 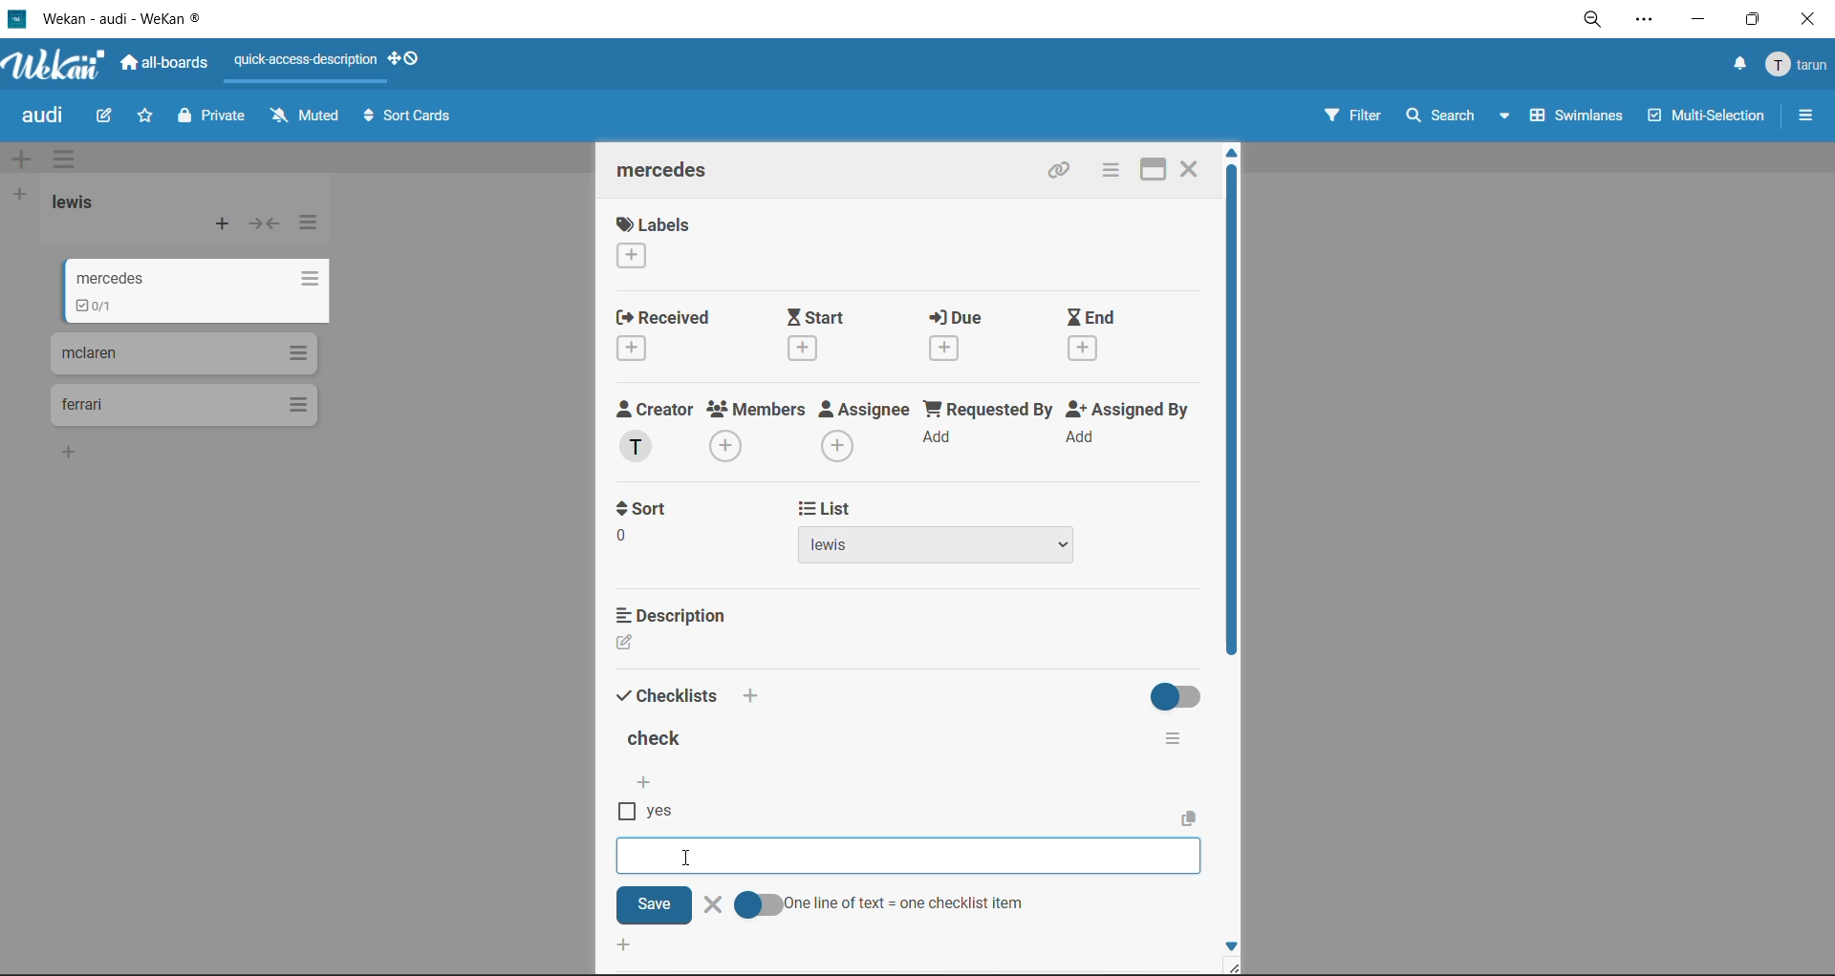 I want to click on assignee, so click(x=870, y=434).